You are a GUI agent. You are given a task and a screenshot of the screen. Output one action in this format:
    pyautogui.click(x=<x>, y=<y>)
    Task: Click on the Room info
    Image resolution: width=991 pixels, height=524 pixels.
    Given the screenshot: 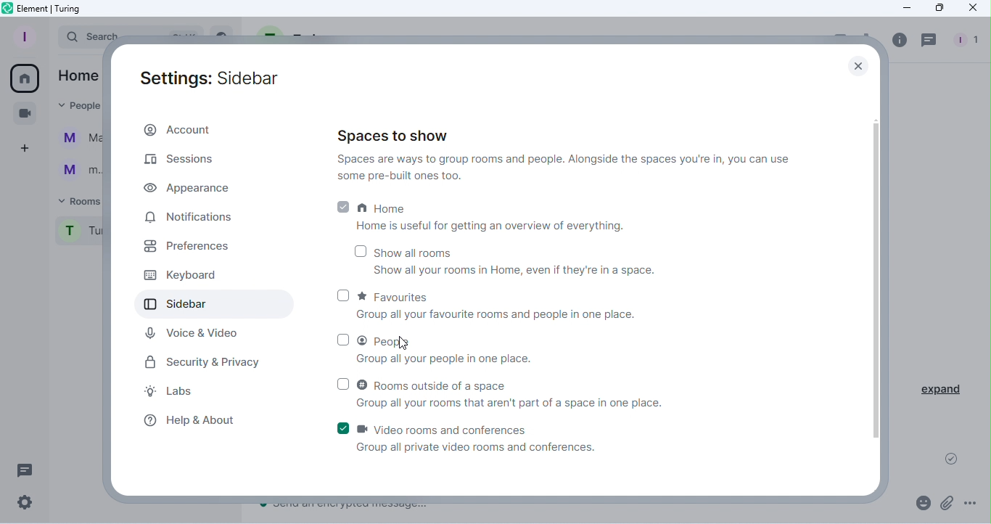 What is the action you would take?
    pyautogui.click(x=899, y=42)
    